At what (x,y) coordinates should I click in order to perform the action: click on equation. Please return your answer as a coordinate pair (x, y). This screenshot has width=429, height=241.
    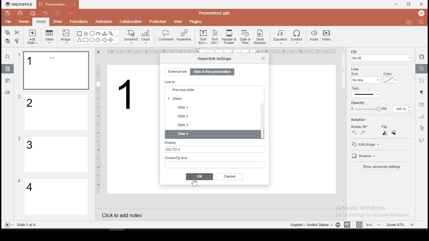
    Looking at the image, I should click on (280, 37).